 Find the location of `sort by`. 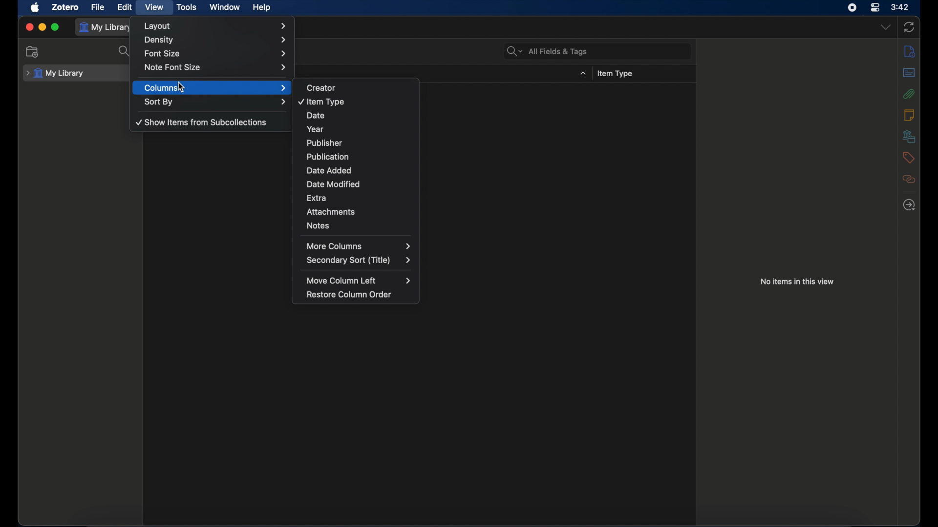

sort by is located at coordinates (215, 102).